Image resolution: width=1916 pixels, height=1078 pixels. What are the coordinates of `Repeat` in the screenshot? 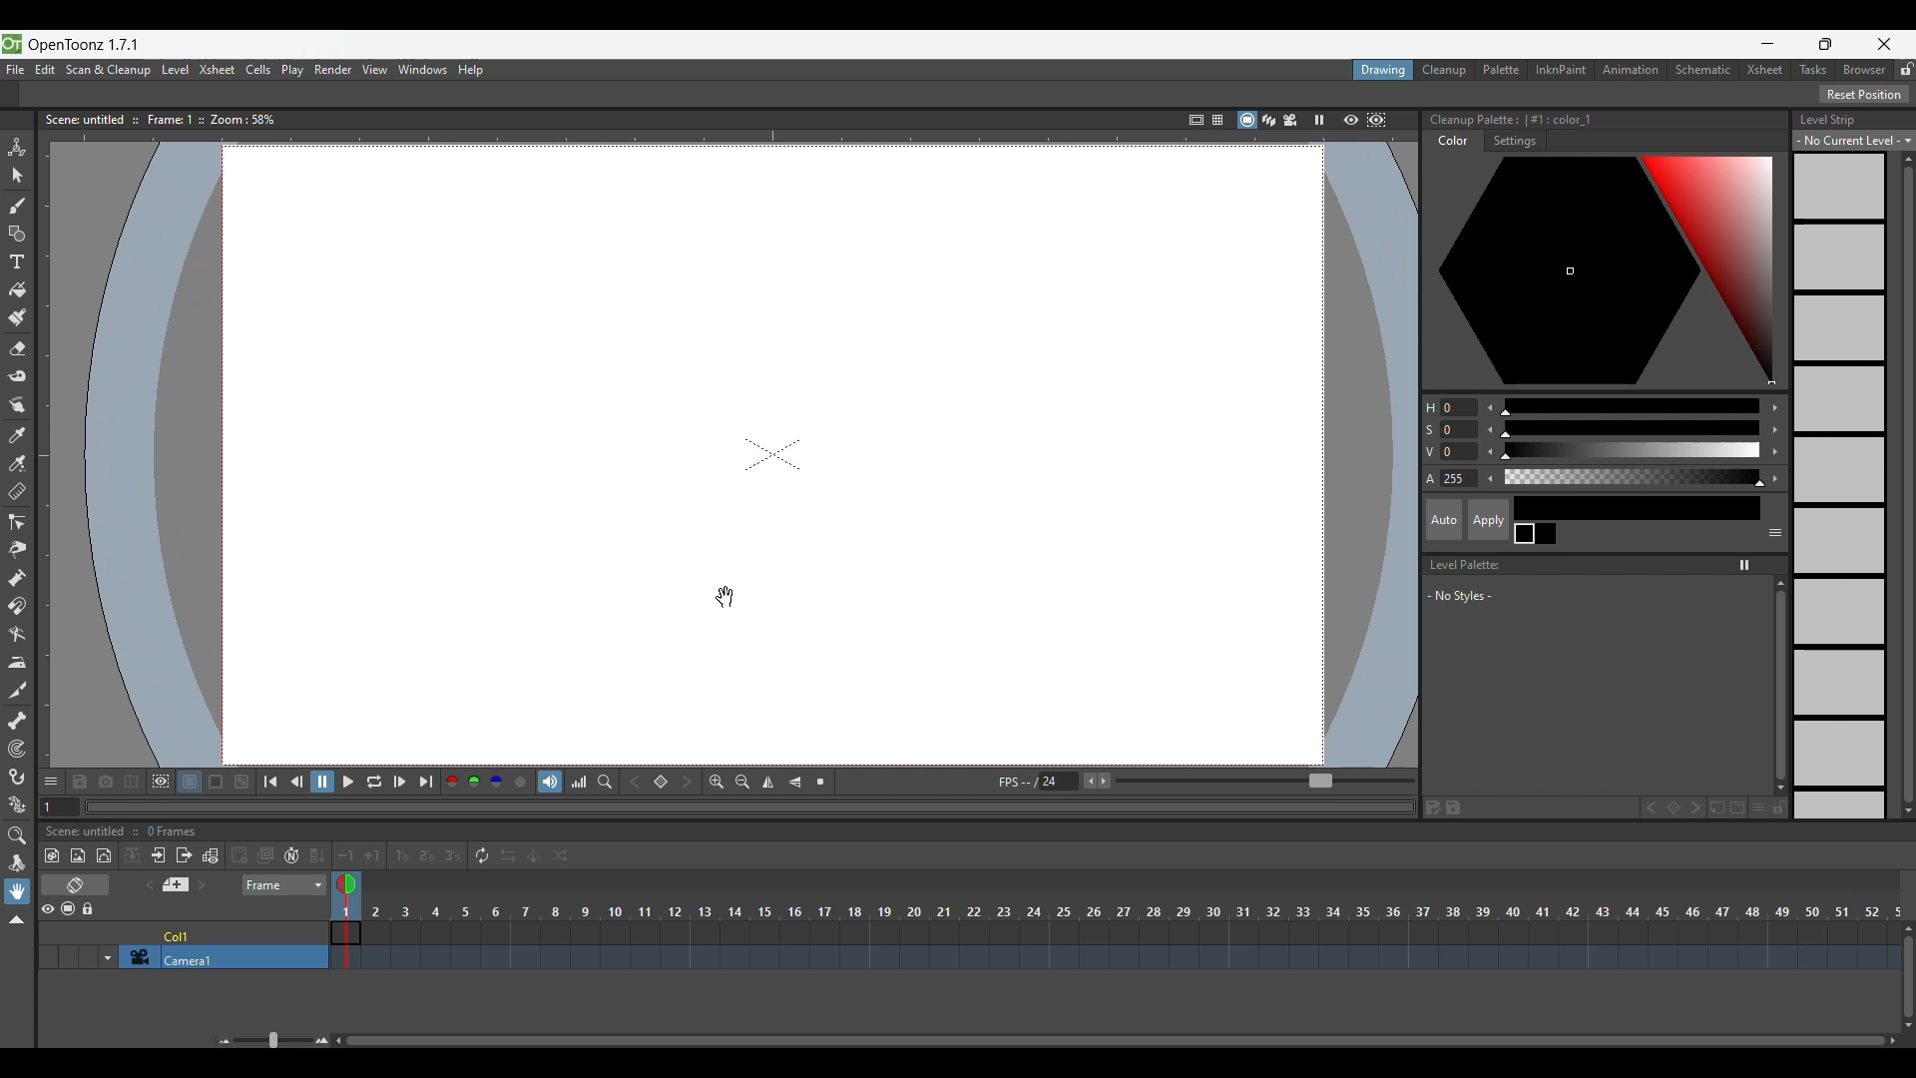 It's located at (482, 855).